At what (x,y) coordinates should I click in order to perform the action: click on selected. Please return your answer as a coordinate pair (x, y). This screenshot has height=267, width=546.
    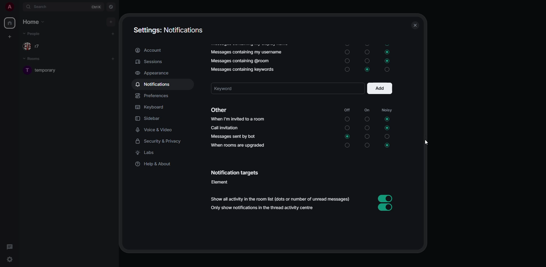
    Looking at the image, I should click on (348, 136).